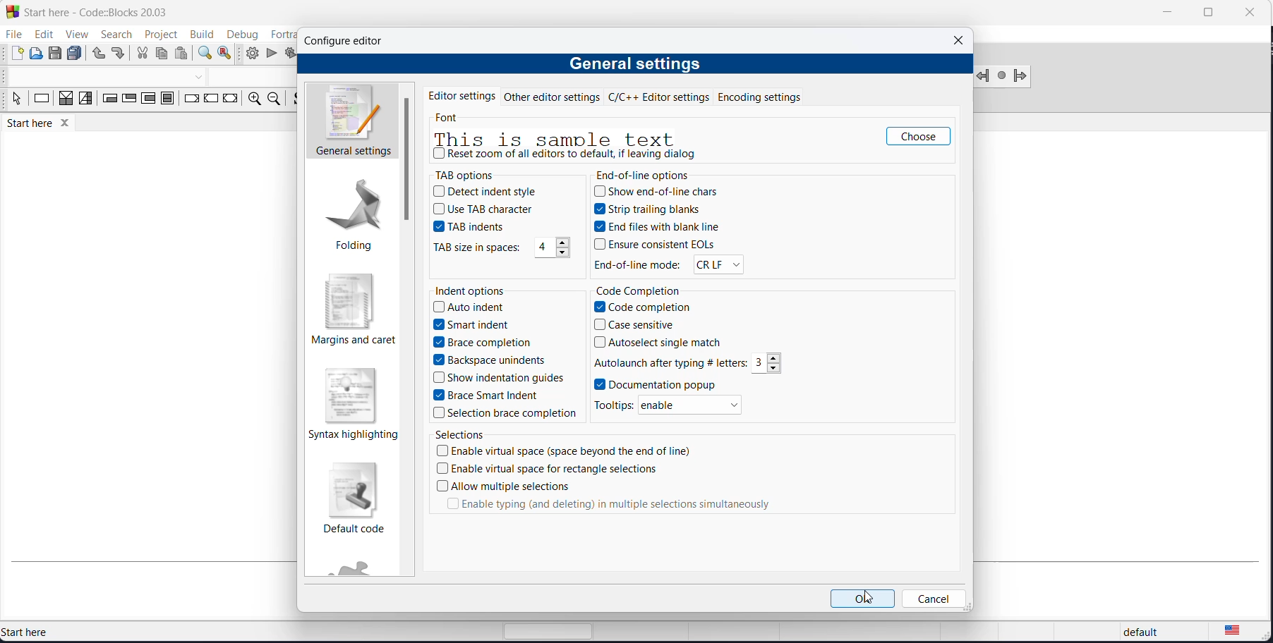 The width and height of the screenshot is (1273, 643). I want to click on cancel, so click(932, 599).